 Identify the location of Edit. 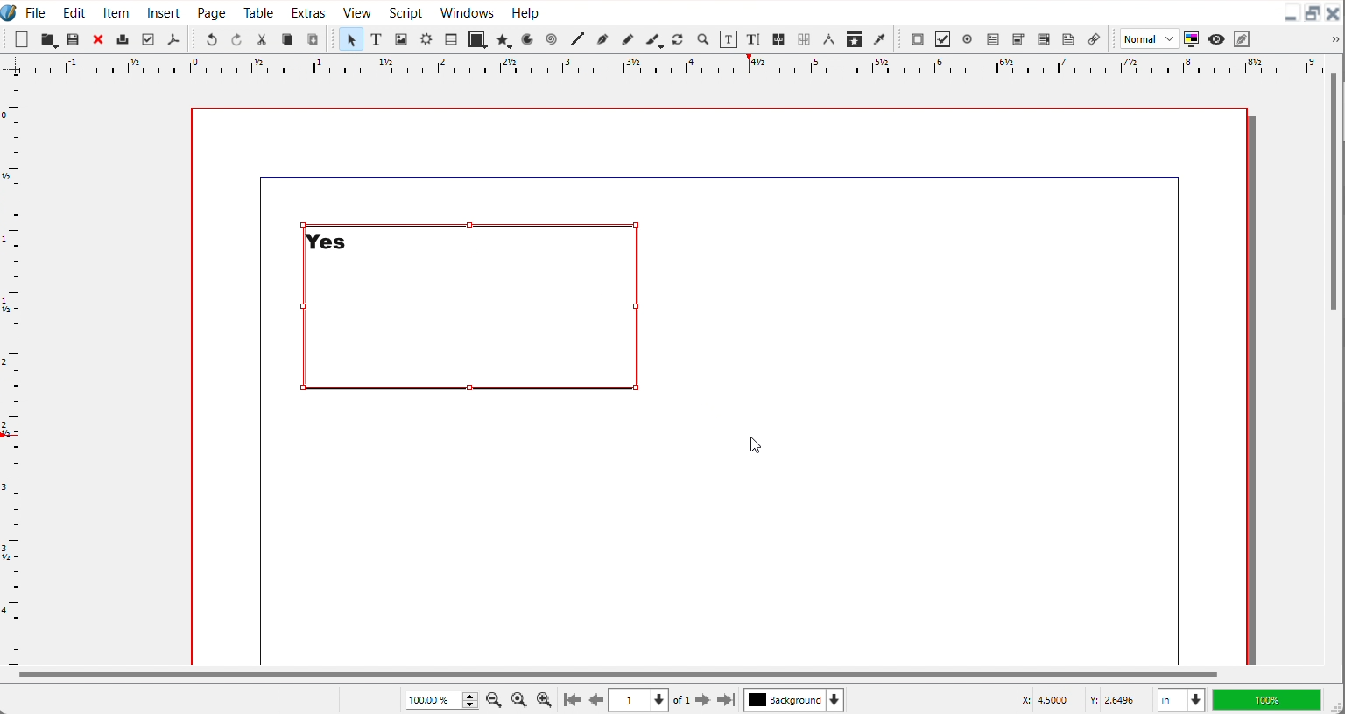
(72, 11).